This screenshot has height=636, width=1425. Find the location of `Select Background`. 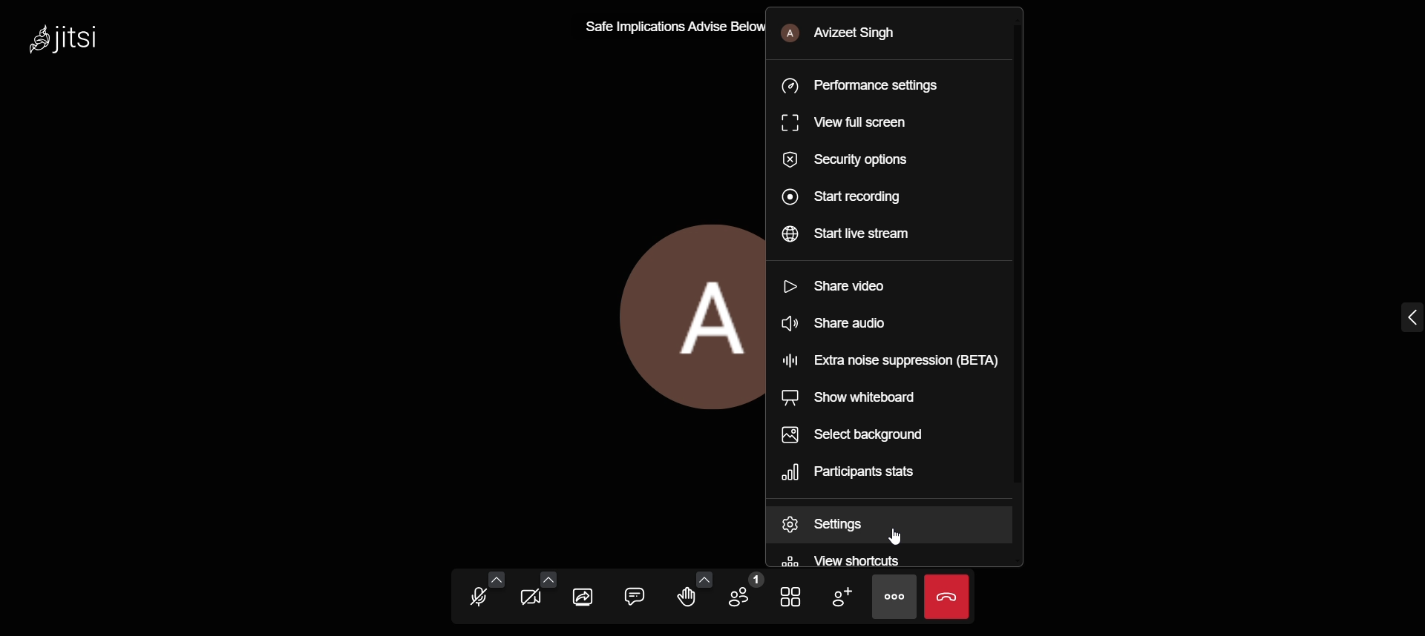

Select Background is located at coordinates (871, 434).